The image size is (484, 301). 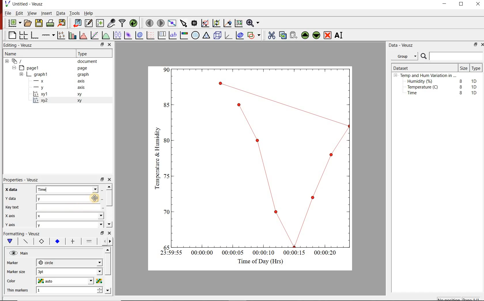 What do you see at coordinates (103, 241) in the screenshot?
I see `go back` at bounding box center [103, 241].